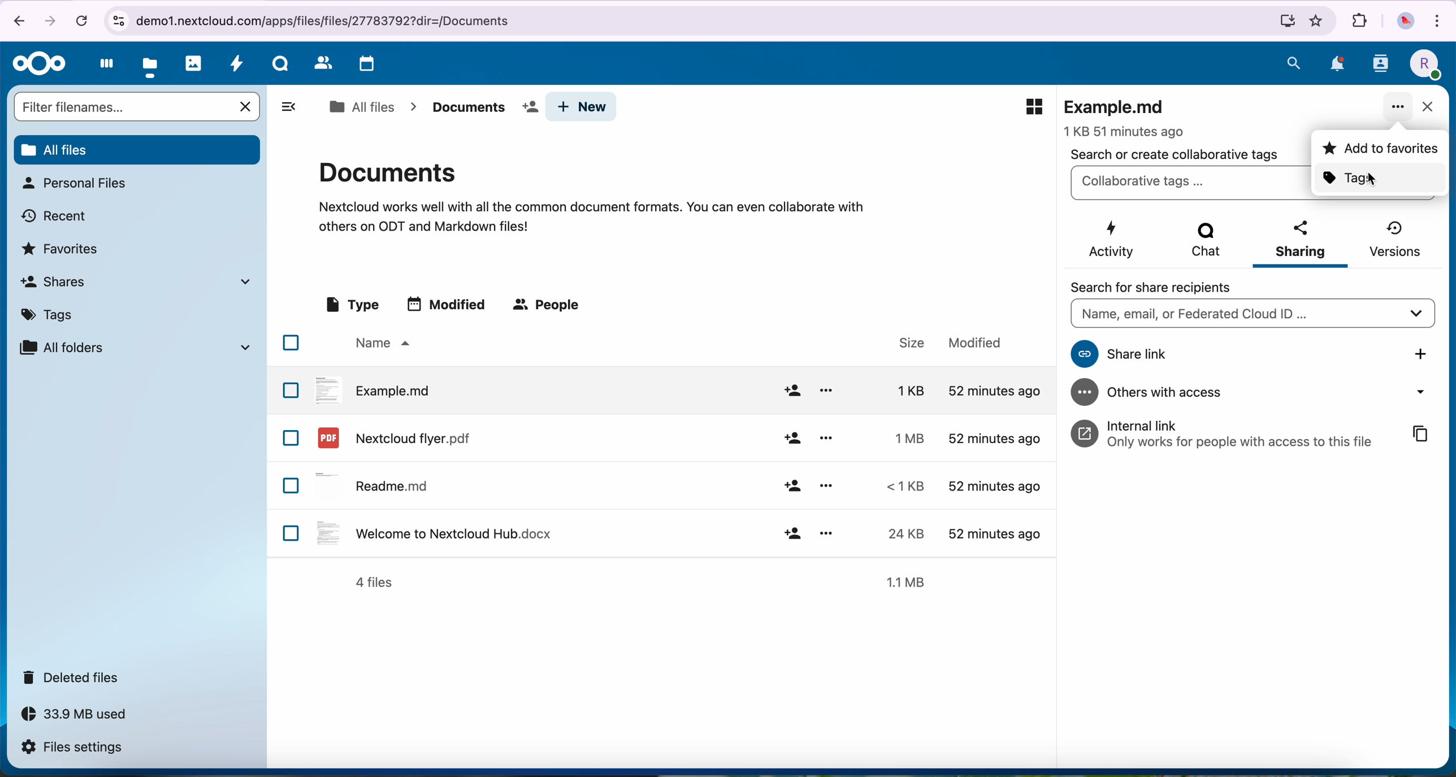 The height and width of the screenshot is (777, 1456). I want to click on notifications, so click(1335, 64).